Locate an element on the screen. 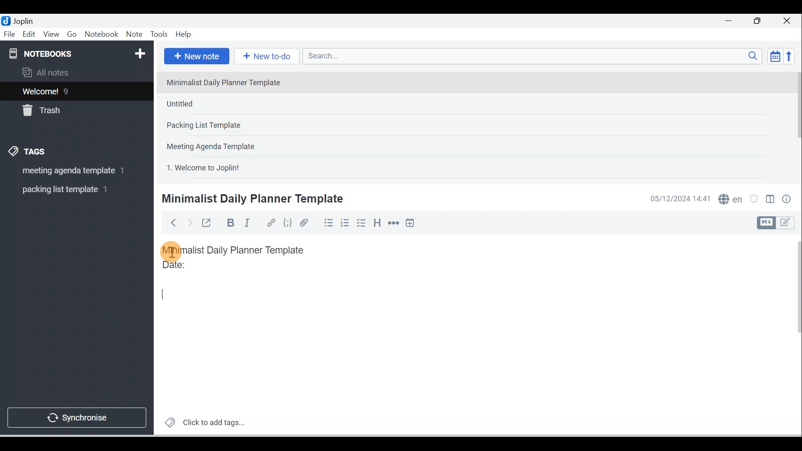 Image resolution: width=802 pixels, height=451 pixels. Cursor is located at coordinates (171, 251).